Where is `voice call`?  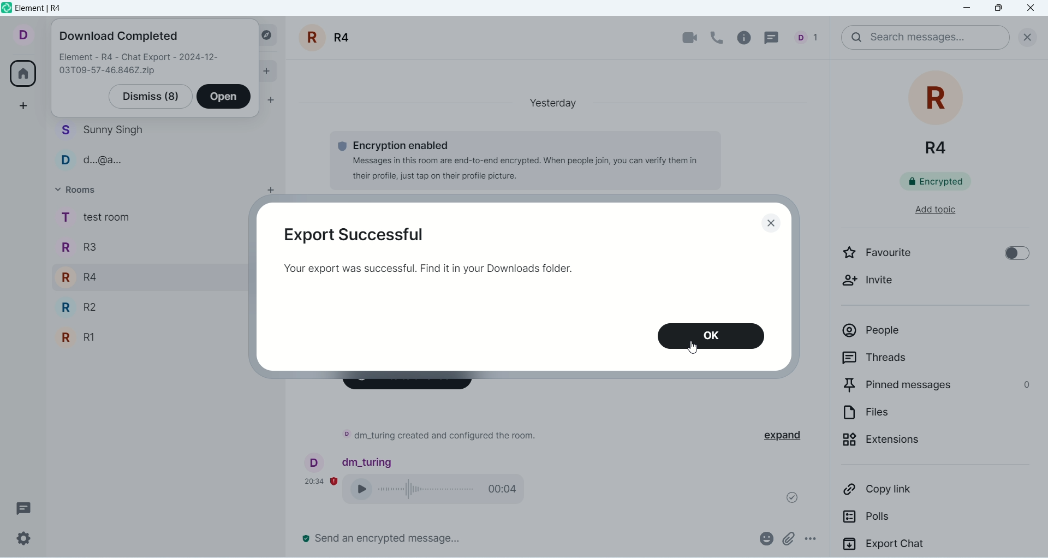 voice call is located at coordinates (718, 37).